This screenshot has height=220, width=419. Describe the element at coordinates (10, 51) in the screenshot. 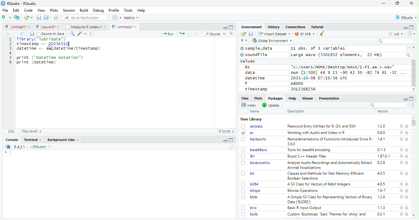

I see `Numbering line` at that location.